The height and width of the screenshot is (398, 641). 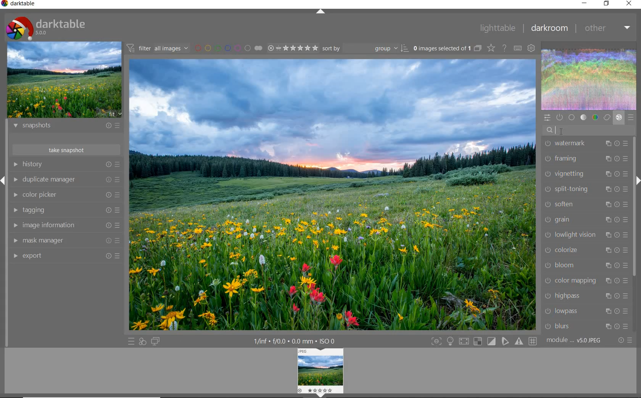 What do you see at coordinates (585, 221) in the screenshot?
I see `grain` at bounding box center [585, 221].